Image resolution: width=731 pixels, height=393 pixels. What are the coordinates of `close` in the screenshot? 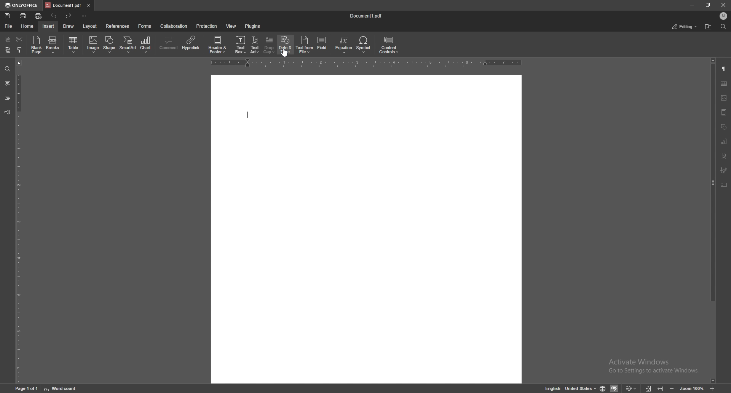 It's located at (723, 5).